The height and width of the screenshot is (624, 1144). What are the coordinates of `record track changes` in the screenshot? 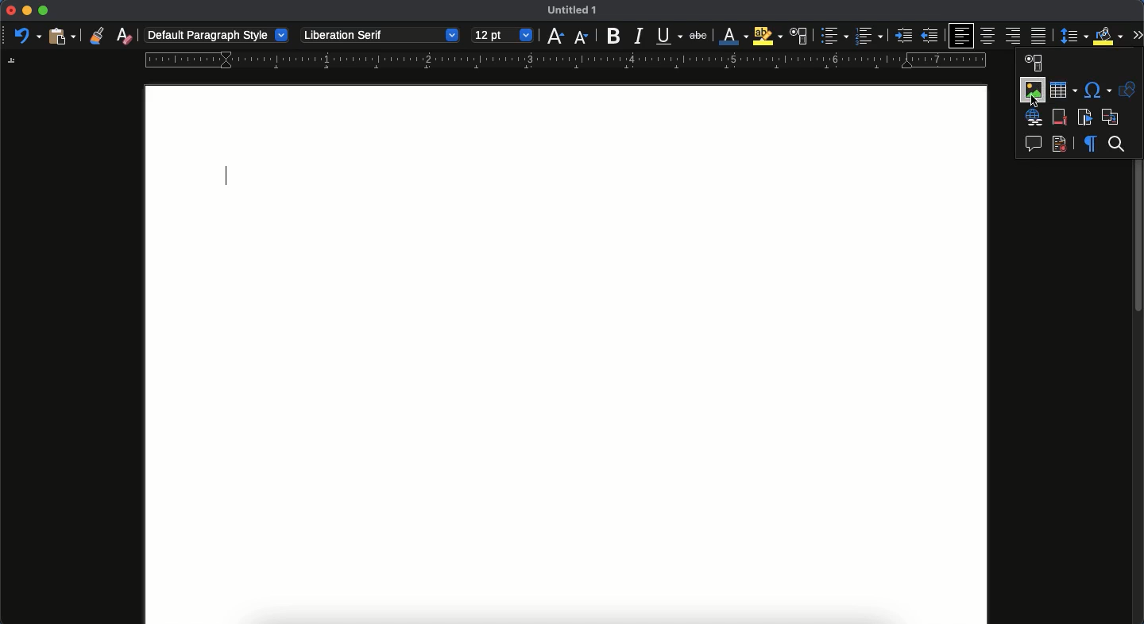 It's located at (1057, 144).